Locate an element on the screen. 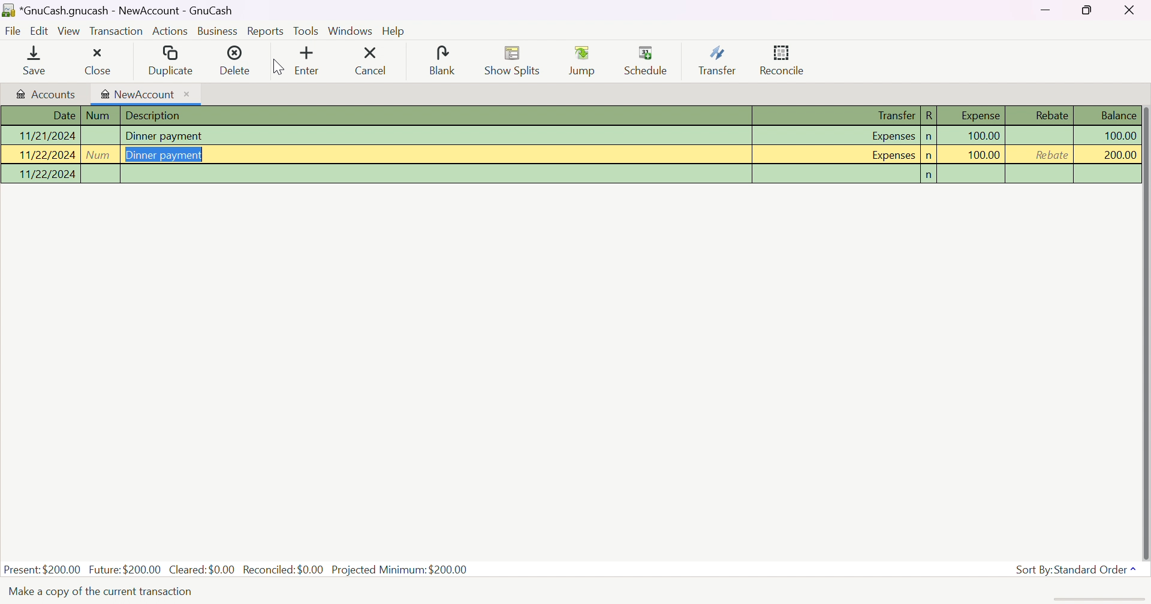  Dinner payment is located at coordinates (164, 135).